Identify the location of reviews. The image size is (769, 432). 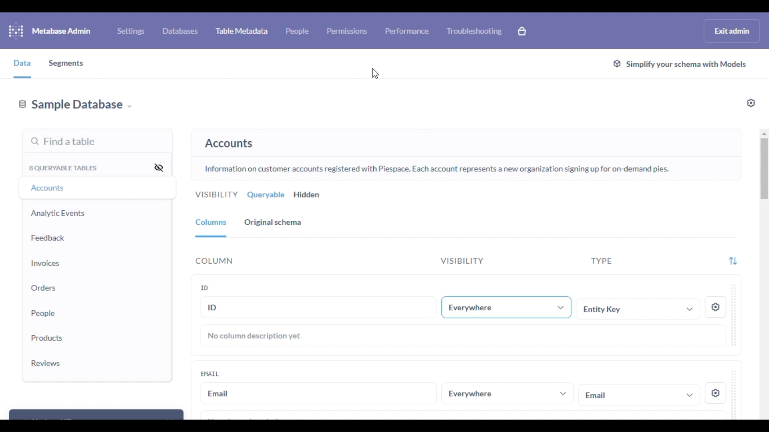
(46, 363).